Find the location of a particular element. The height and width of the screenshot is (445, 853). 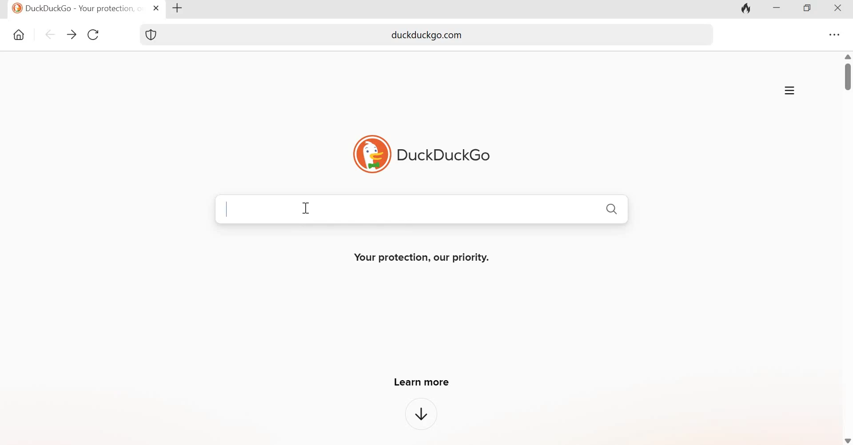

DuckDuckGo is located at coordinates (444, 155).